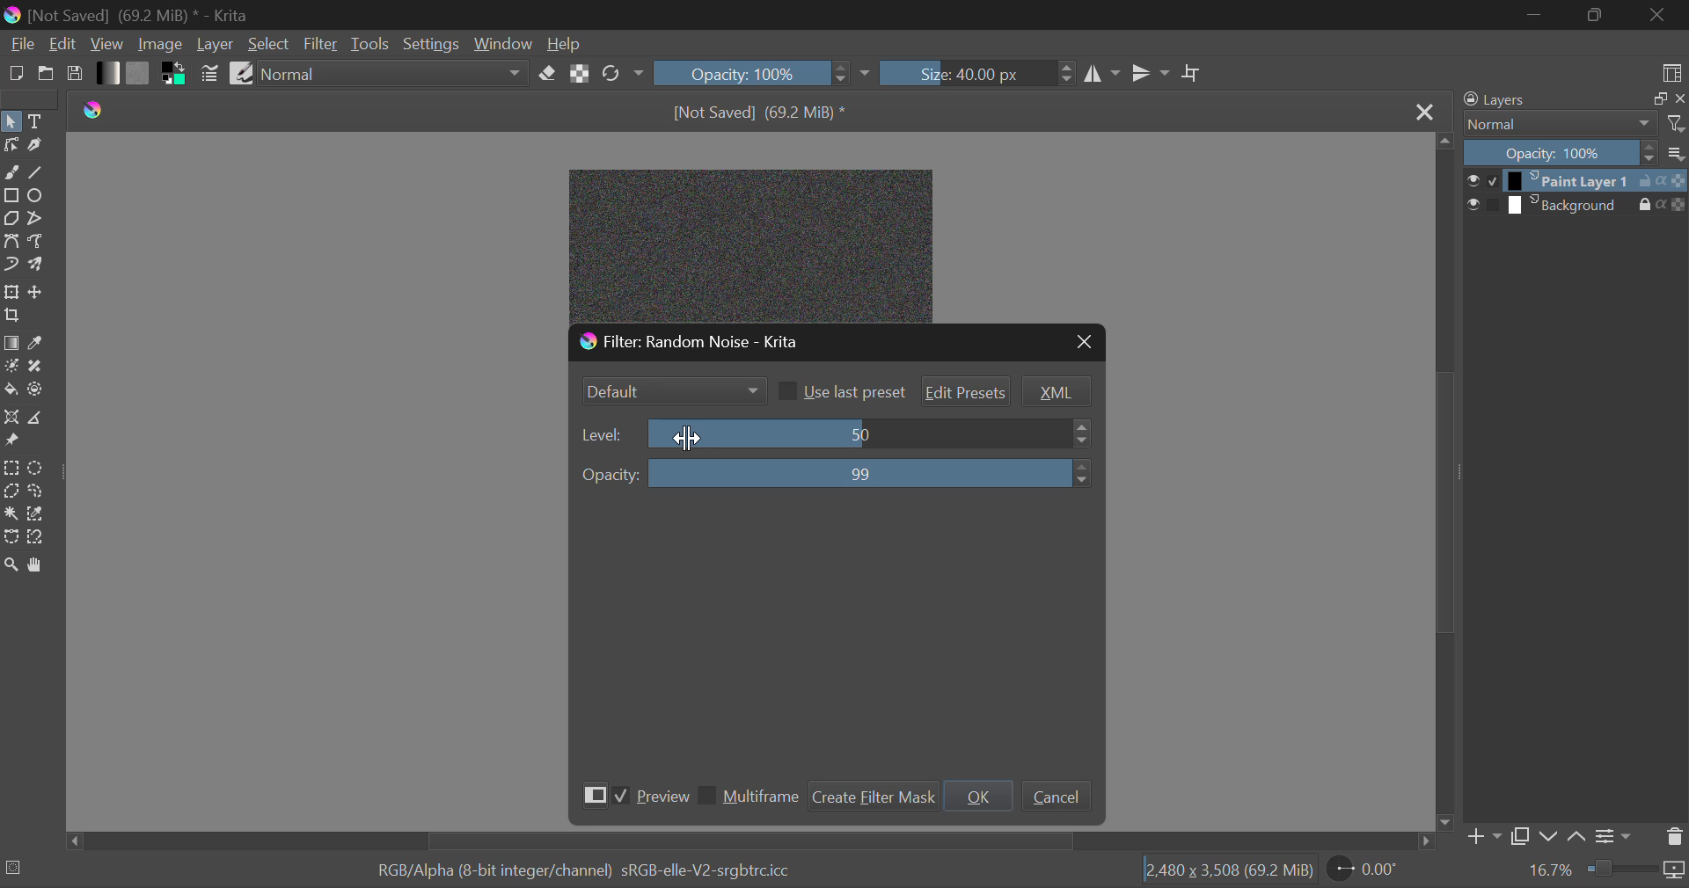  I want to click on Edit Shapes, so click(11, 149).